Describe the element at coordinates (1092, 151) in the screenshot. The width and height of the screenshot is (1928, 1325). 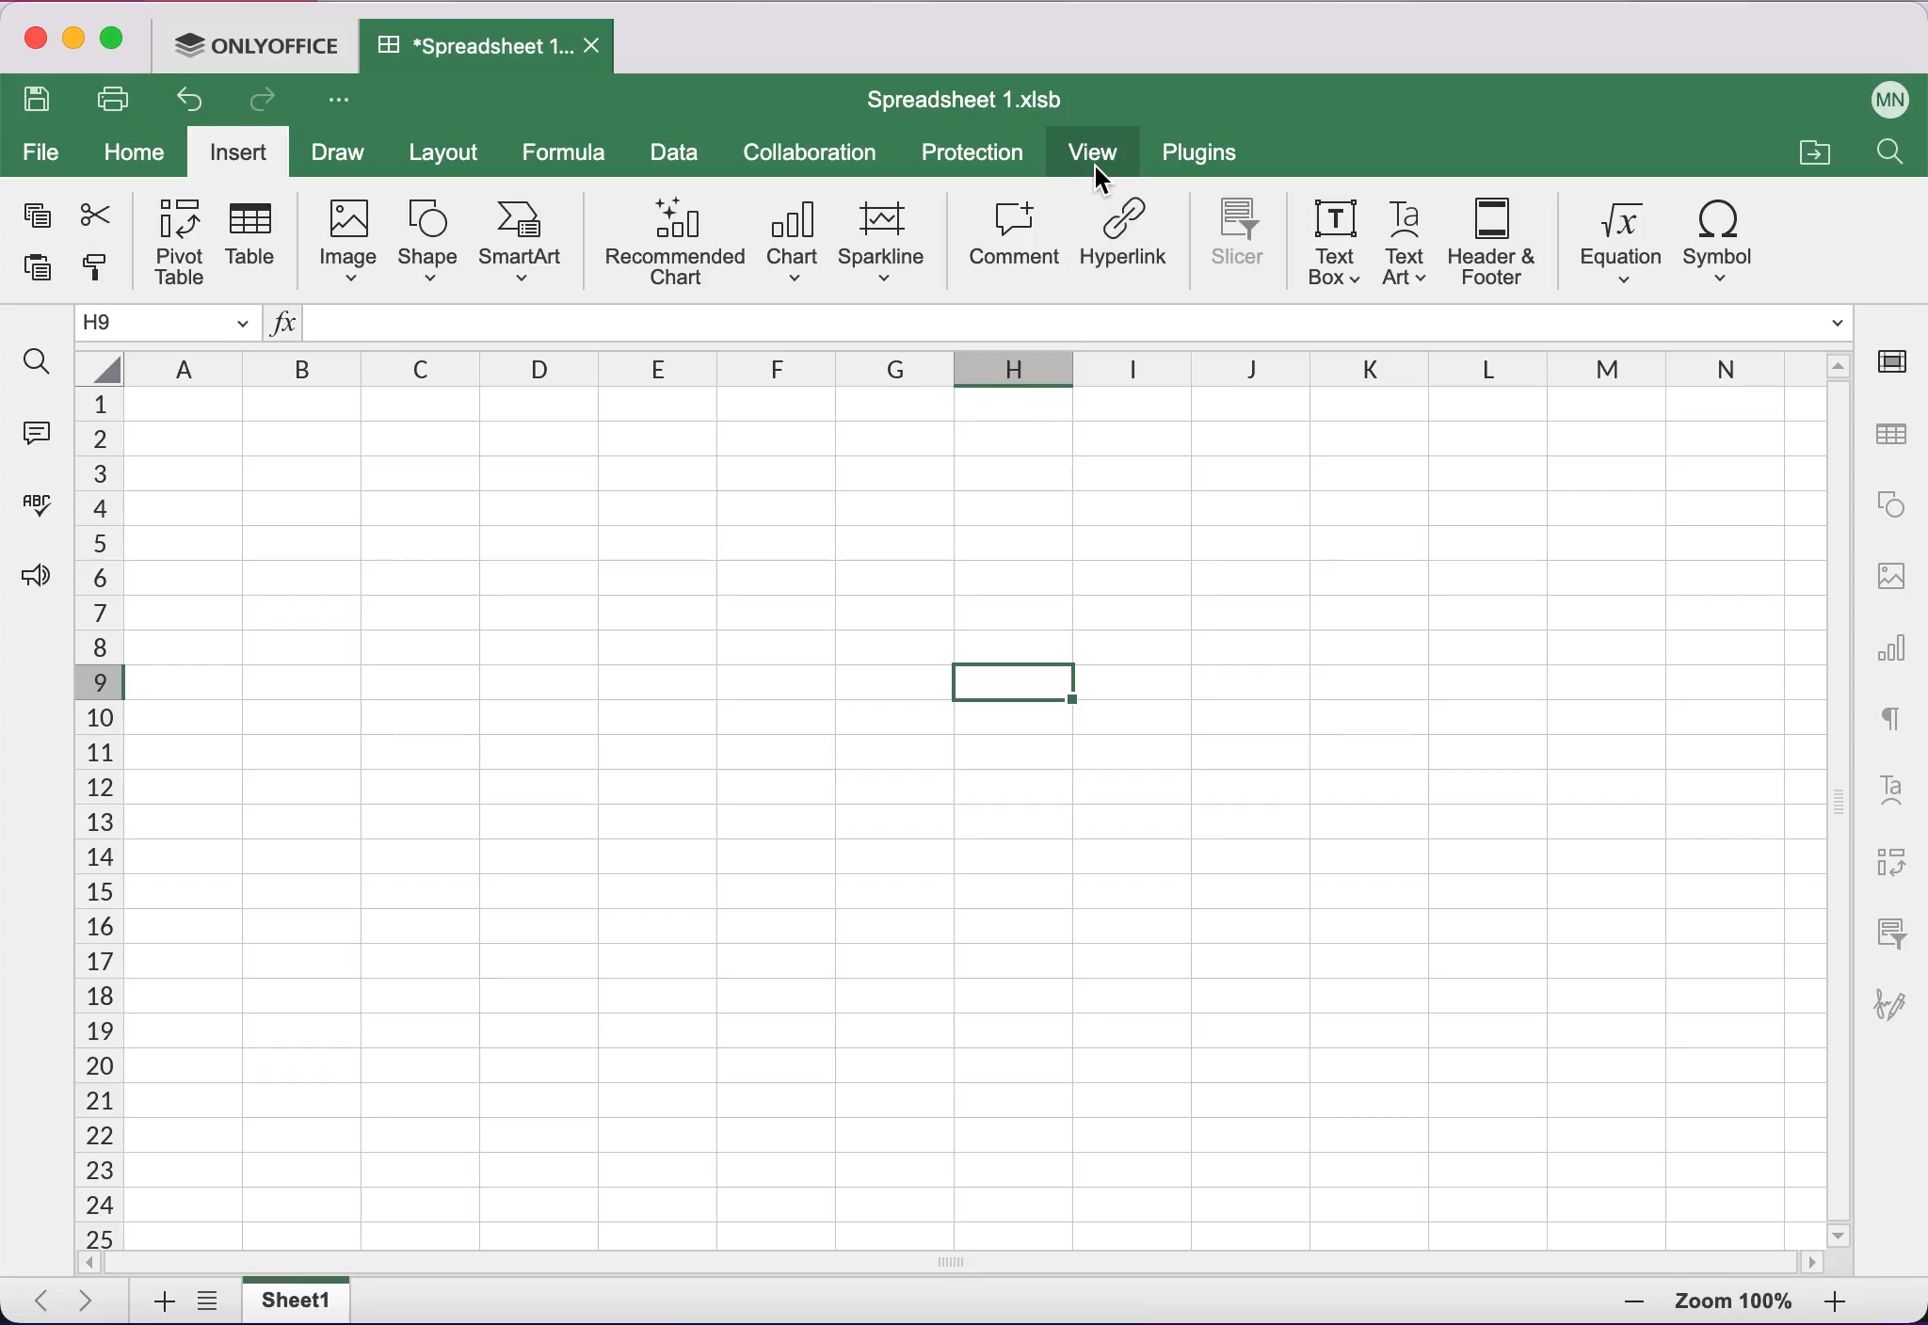
I see `view` at that location.